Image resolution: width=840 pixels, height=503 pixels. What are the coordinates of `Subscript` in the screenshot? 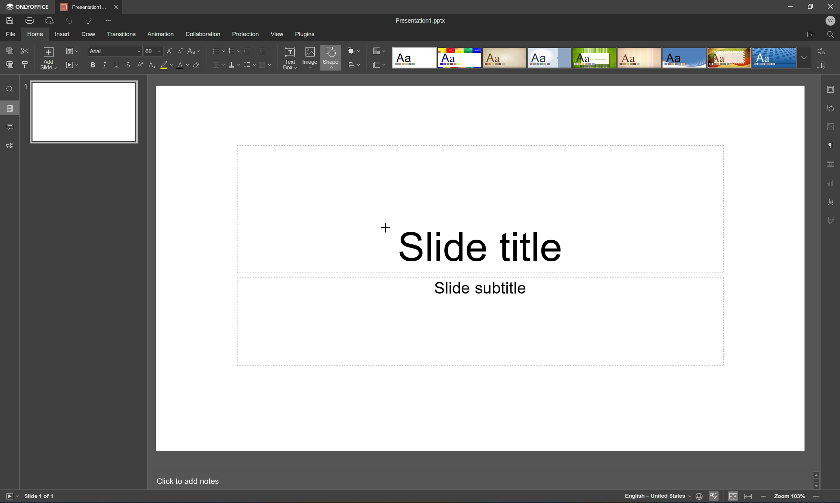 It's located at (150, 65).